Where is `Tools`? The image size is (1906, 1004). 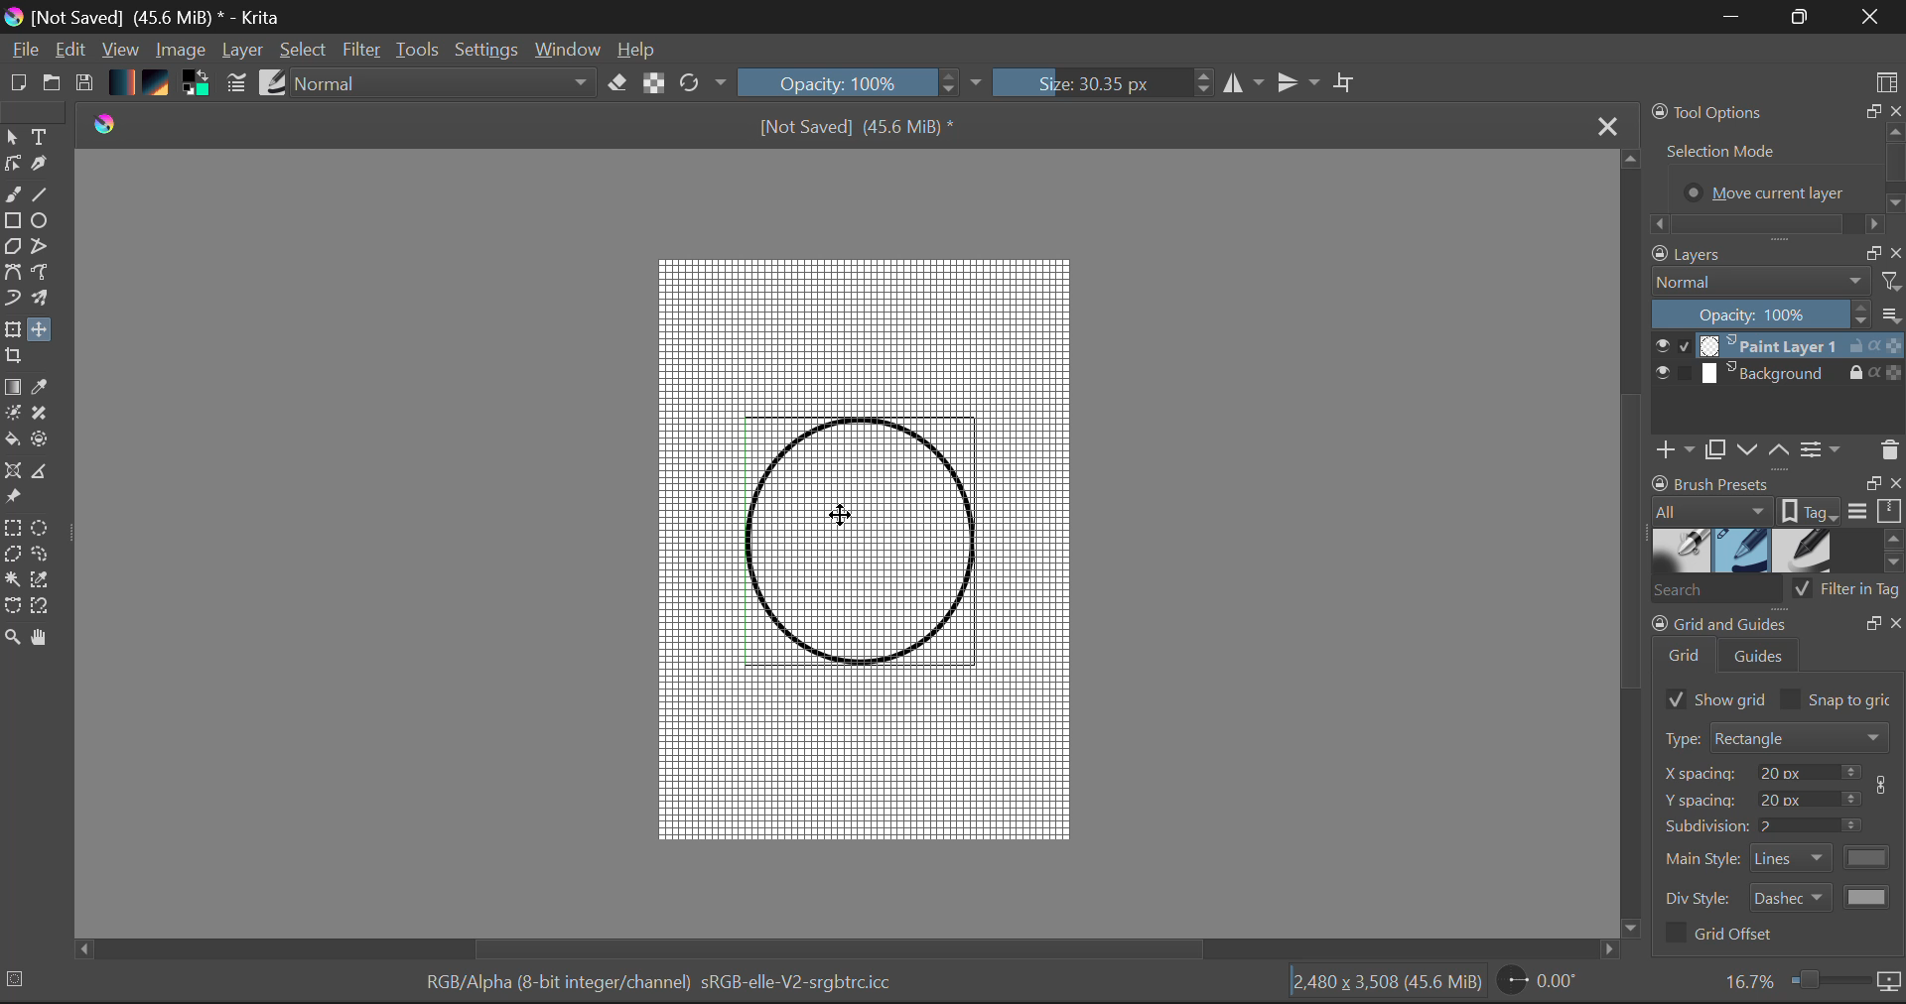
Tools is located at coordinates (419, 52).